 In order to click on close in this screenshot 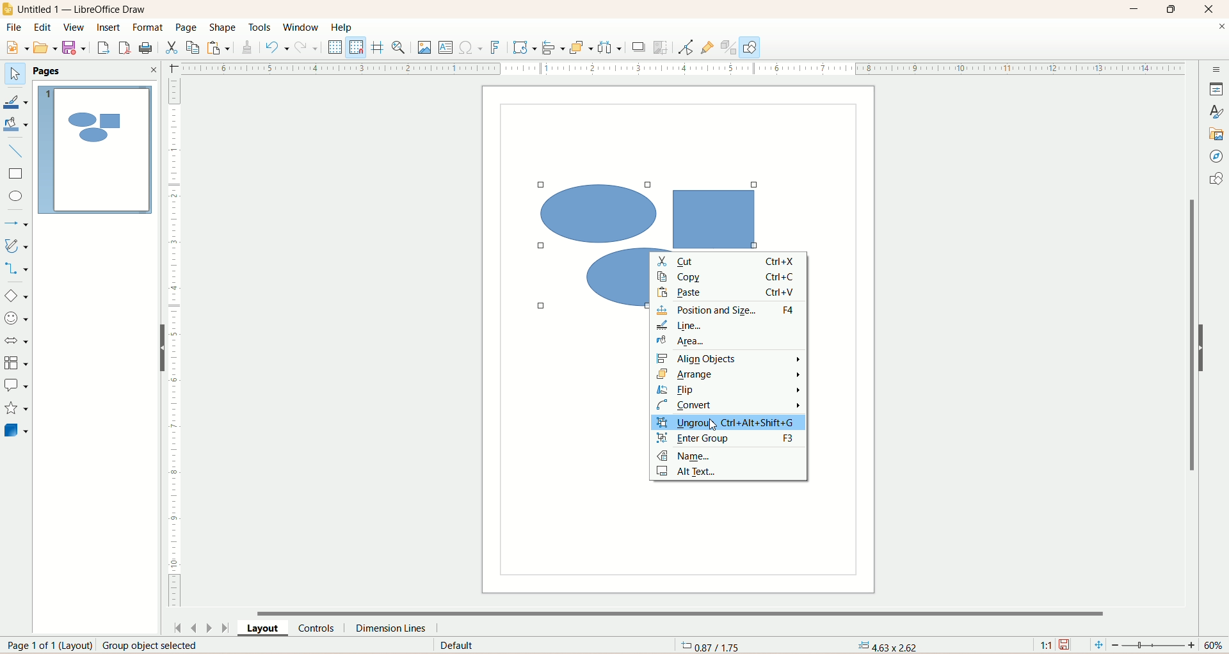, I will do `click(153, 70)`.